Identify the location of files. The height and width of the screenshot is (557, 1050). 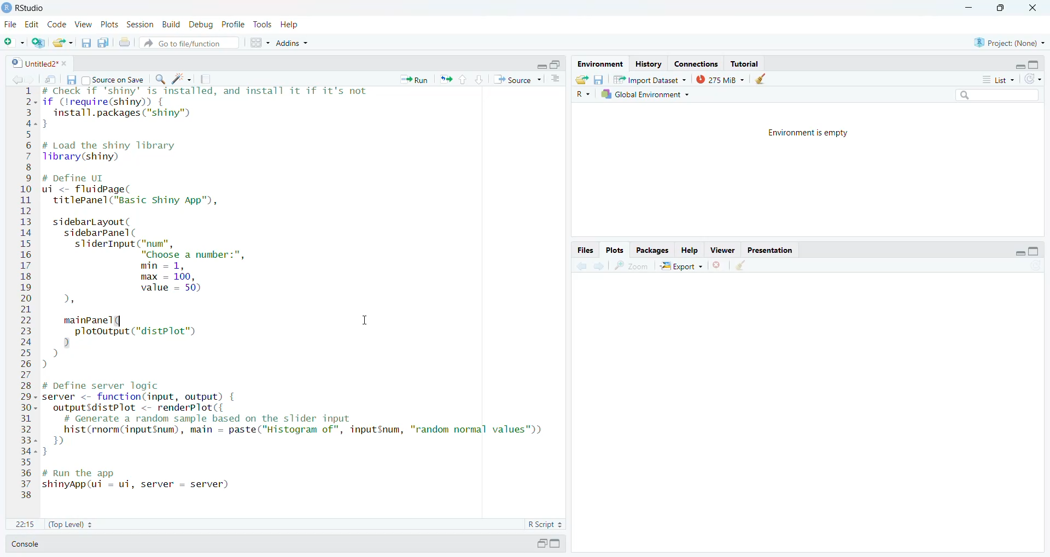
(585, 250).